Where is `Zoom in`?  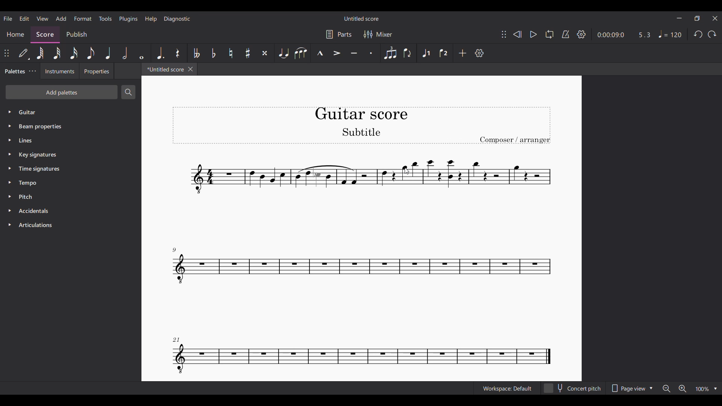
Zoom in is located at coordinates (683, 389).